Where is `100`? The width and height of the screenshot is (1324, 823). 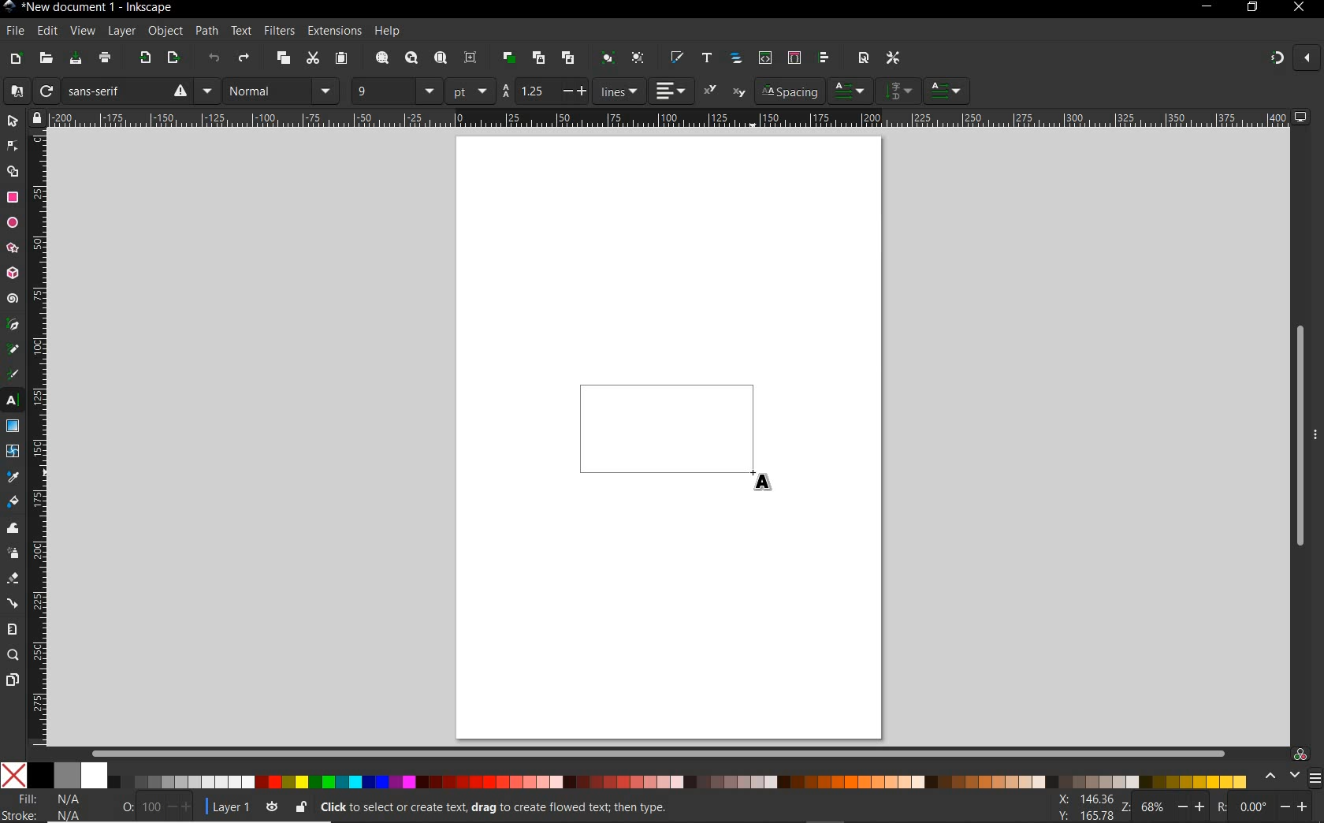 100 is located at coordinates (150, 807).